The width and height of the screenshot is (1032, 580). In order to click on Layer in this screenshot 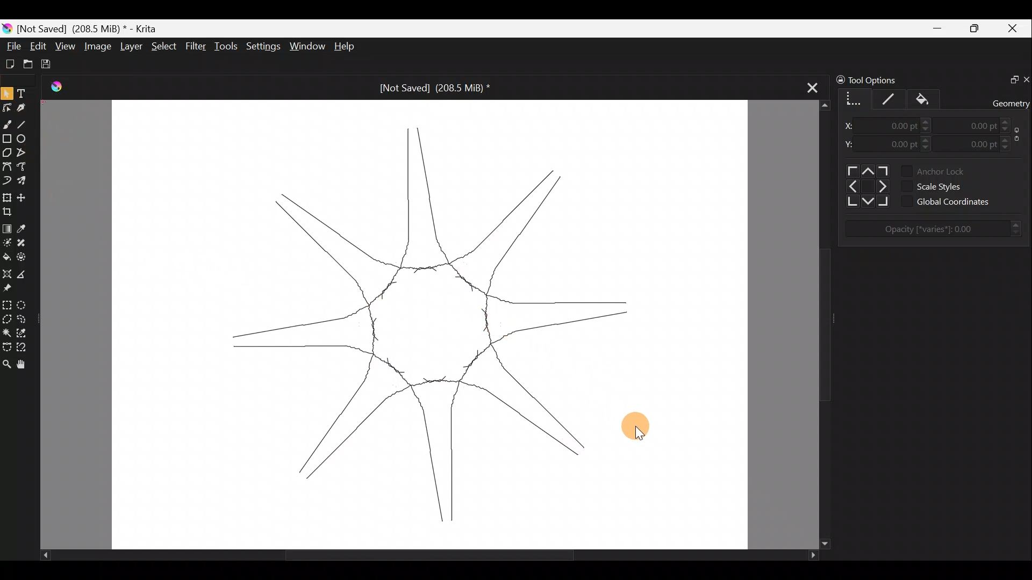, I will do `click(130, 46)`.